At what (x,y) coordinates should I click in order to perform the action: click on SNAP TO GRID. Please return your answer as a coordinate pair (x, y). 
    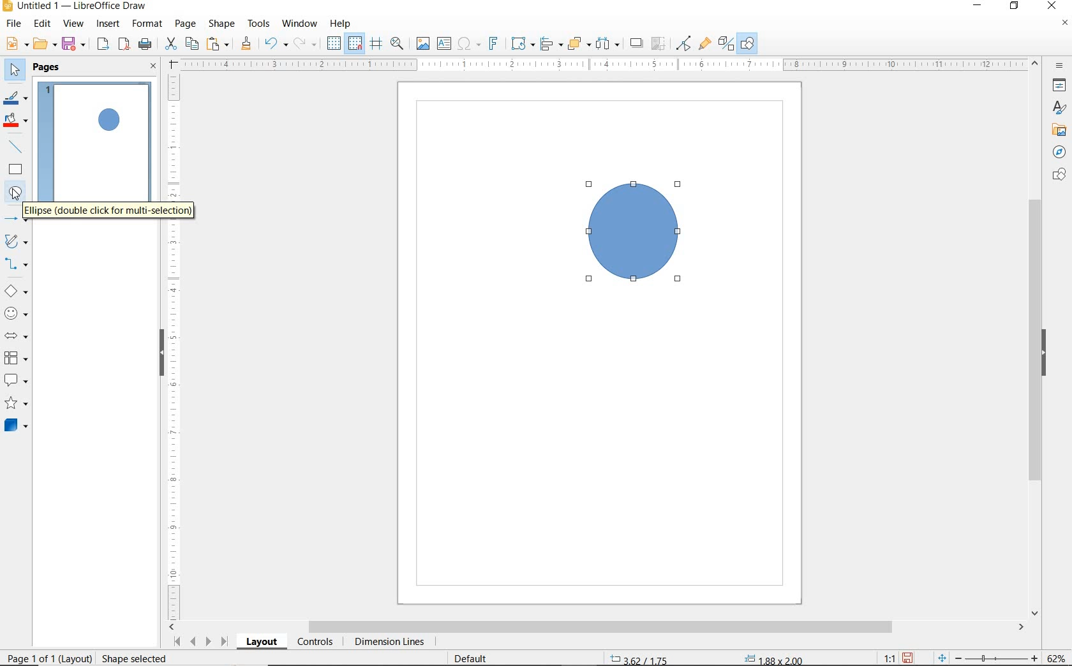
    Looking at the image, I should click on (354, 43).